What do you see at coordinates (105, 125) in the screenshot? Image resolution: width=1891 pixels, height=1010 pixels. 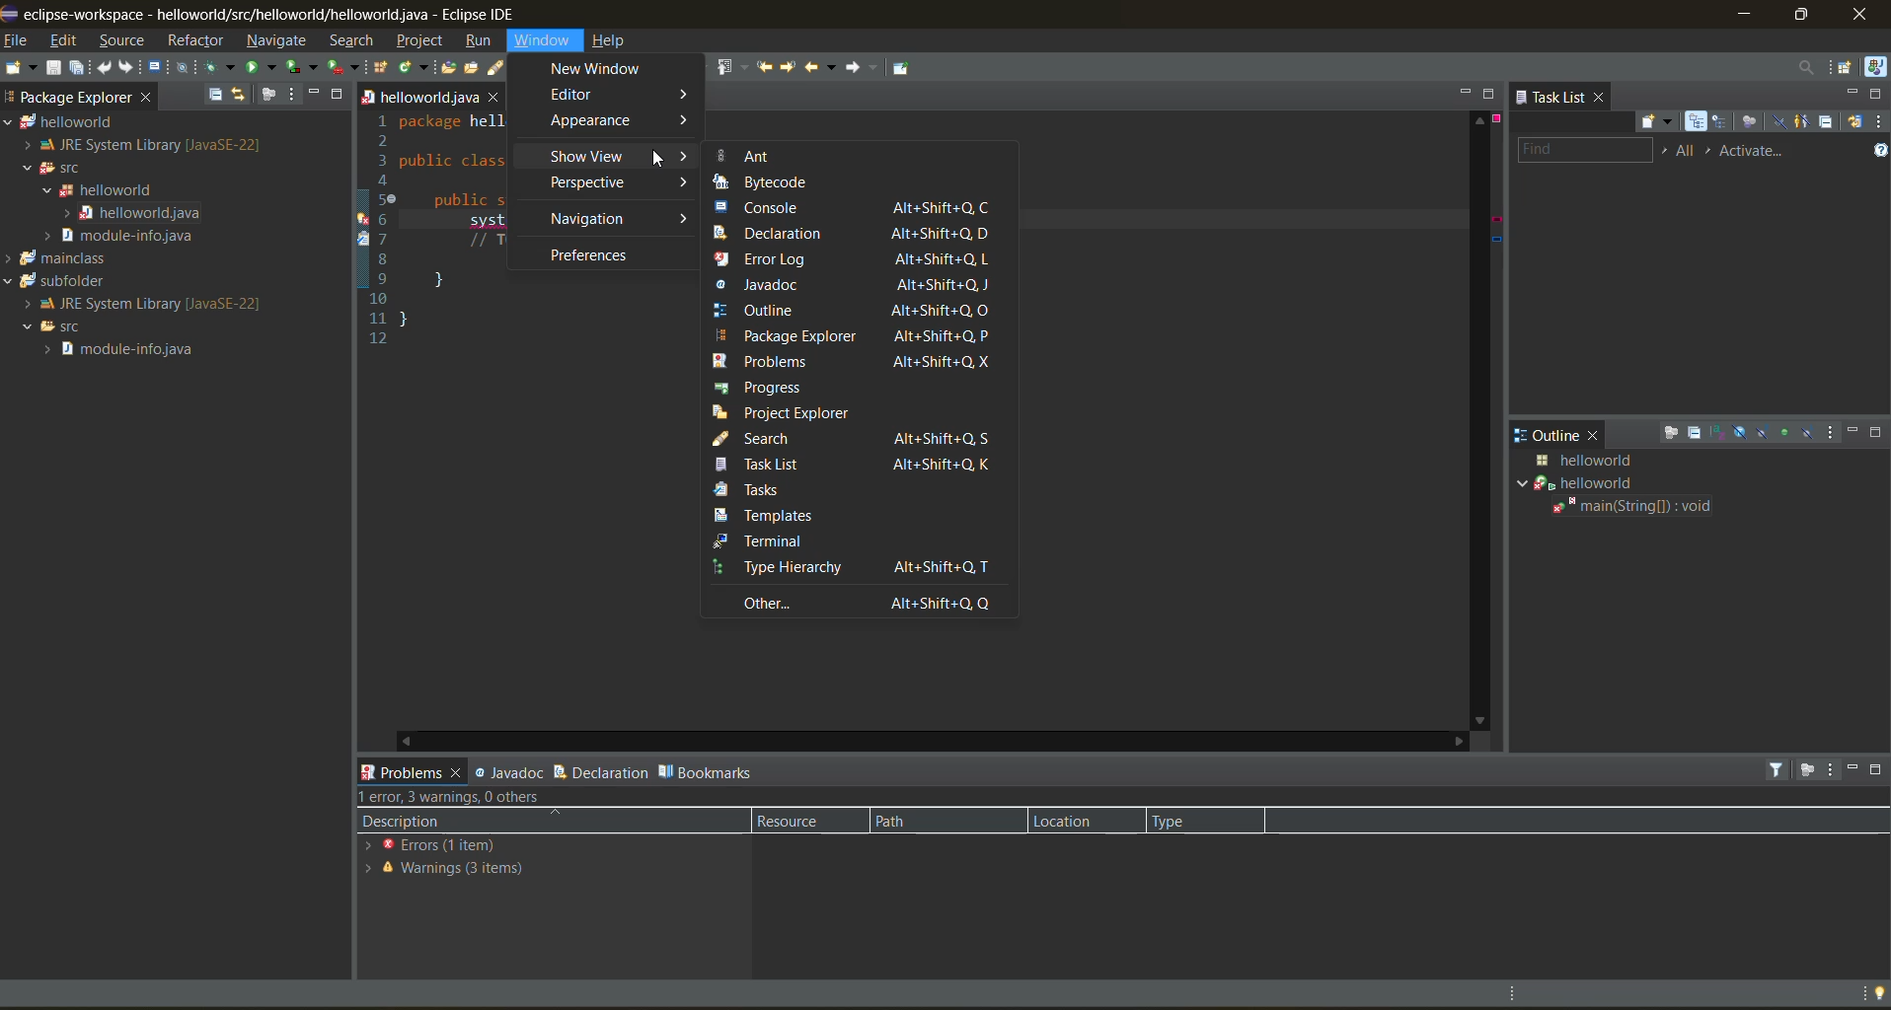 I see `helloworld` at bounding box center [105, 125].